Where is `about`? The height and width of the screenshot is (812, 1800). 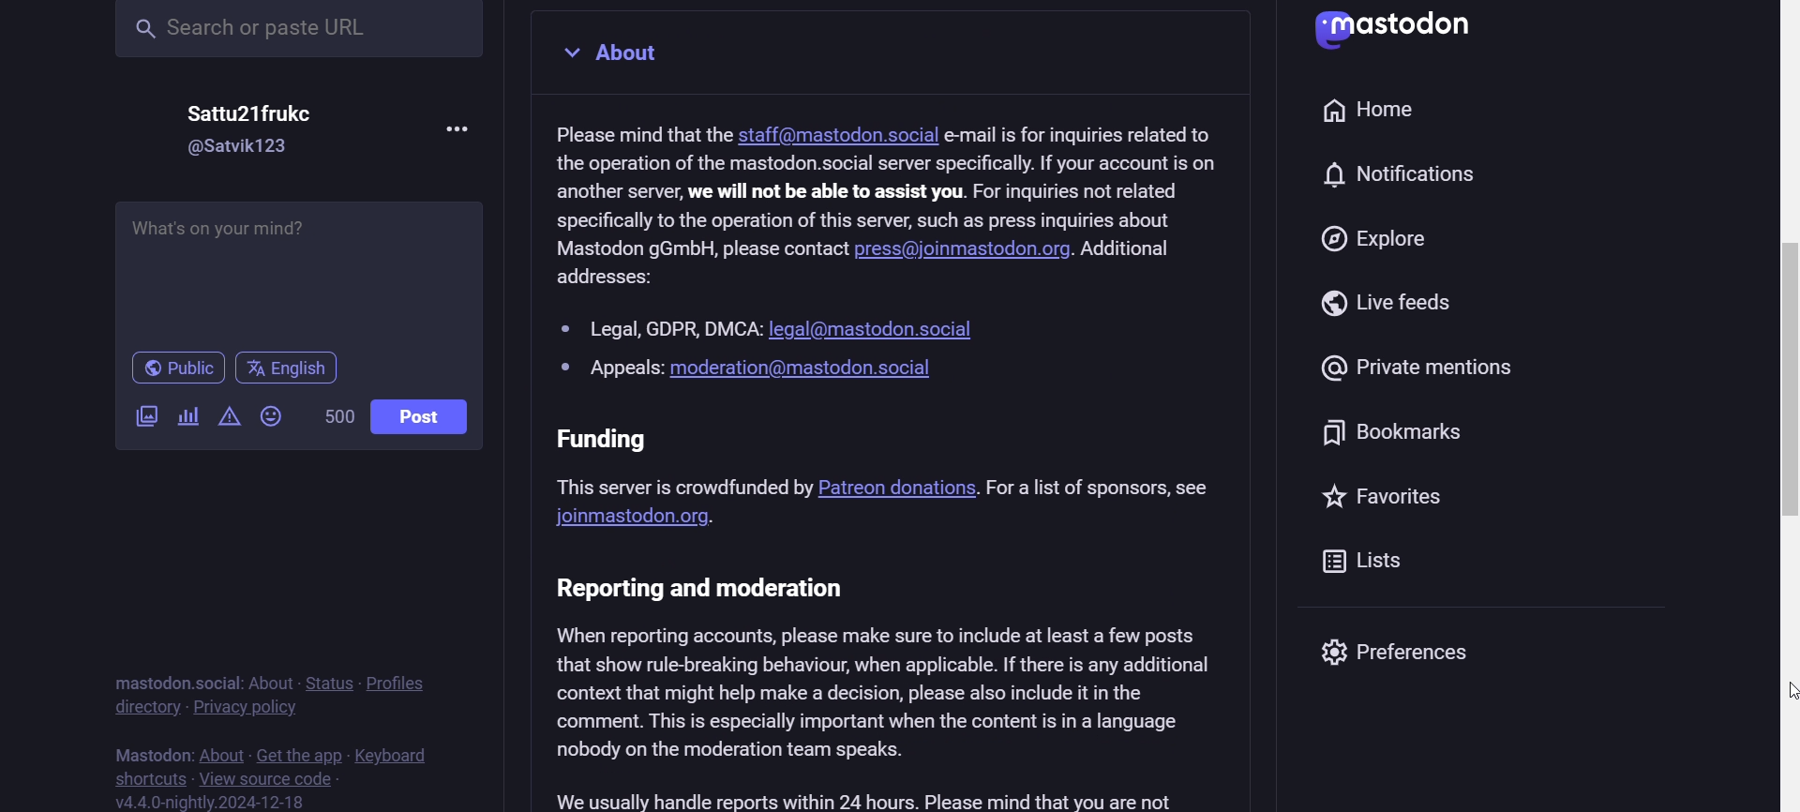 about is located at coordinates (274, 681).